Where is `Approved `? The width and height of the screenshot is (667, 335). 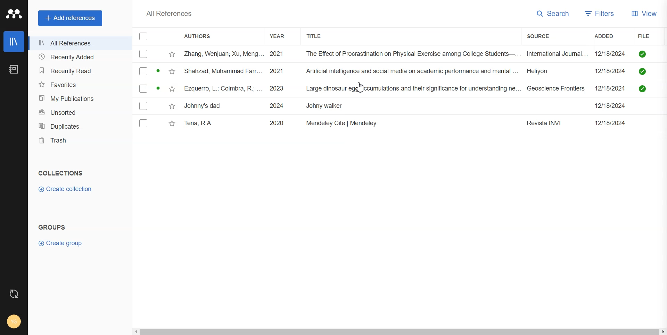 Approved  is located at coordinates (642, 88).